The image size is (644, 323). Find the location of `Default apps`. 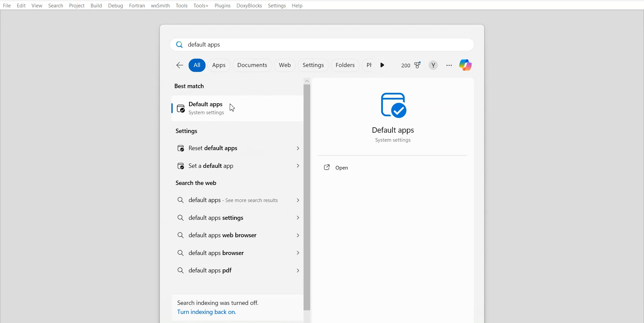

Default apps is located at coordinates (233, 109).